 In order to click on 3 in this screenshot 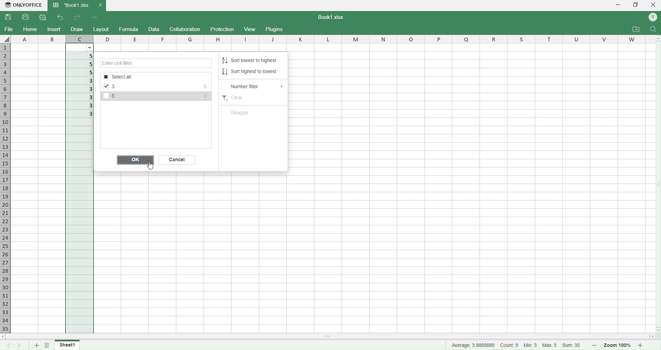, I will do `click(81, 81)`.